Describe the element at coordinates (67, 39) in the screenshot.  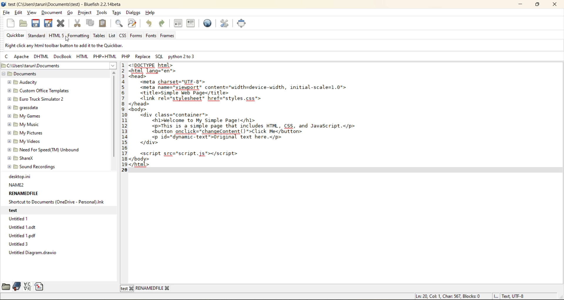
I see `cursor` at that location.